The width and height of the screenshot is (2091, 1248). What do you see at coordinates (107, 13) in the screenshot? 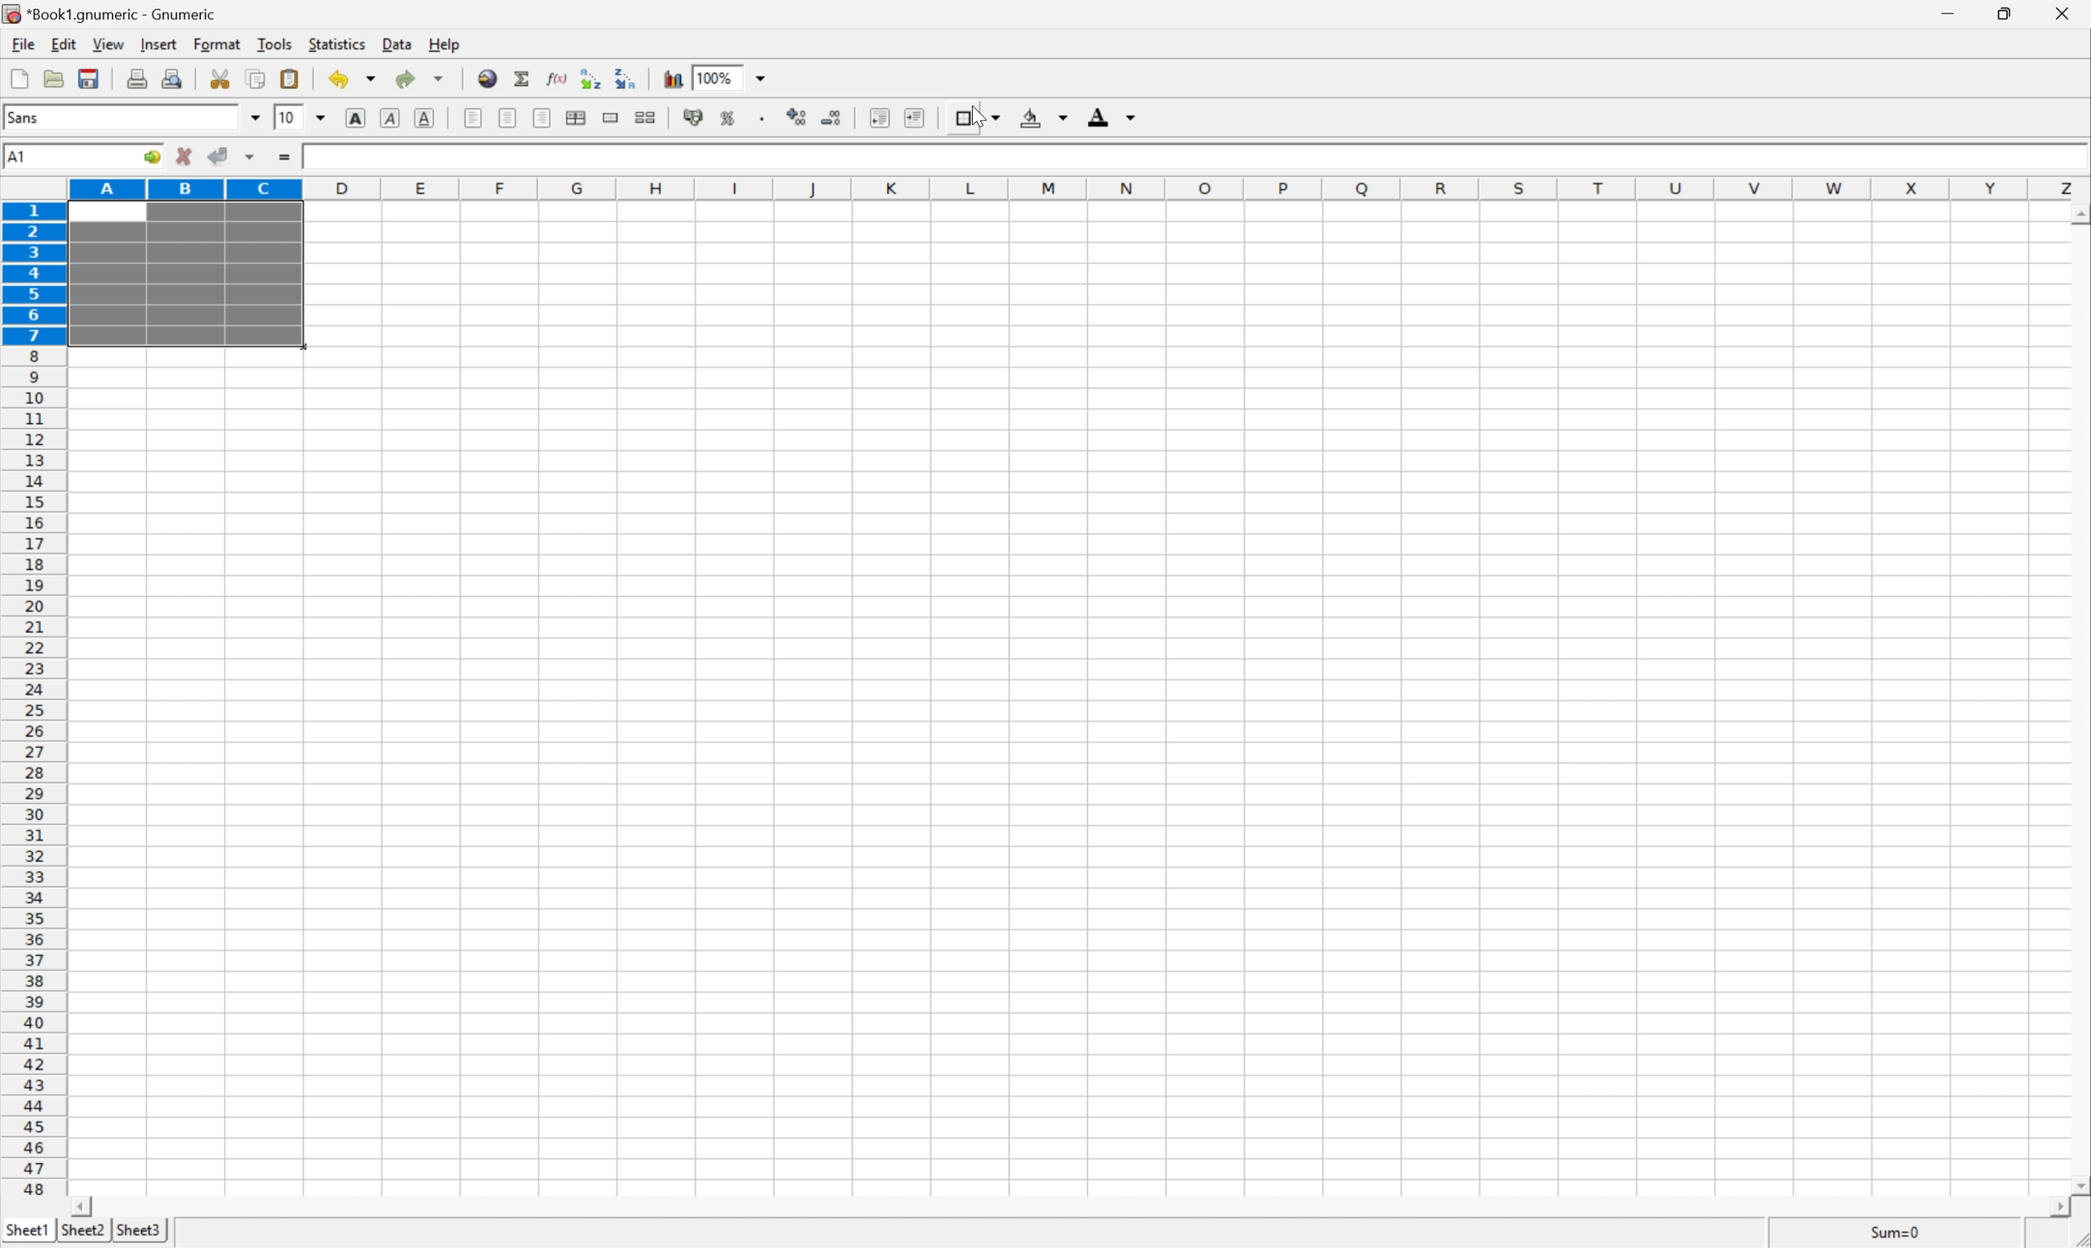
I see `book1.gnumeric - Gnumeric` at bounding box center [107, 13].